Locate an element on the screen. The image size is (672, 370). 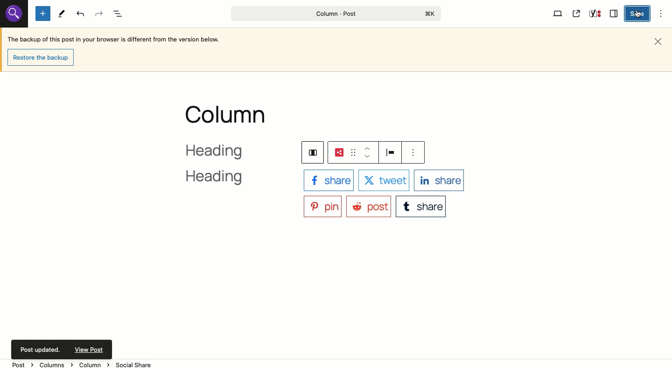
X is located at coordinates (383, 181).